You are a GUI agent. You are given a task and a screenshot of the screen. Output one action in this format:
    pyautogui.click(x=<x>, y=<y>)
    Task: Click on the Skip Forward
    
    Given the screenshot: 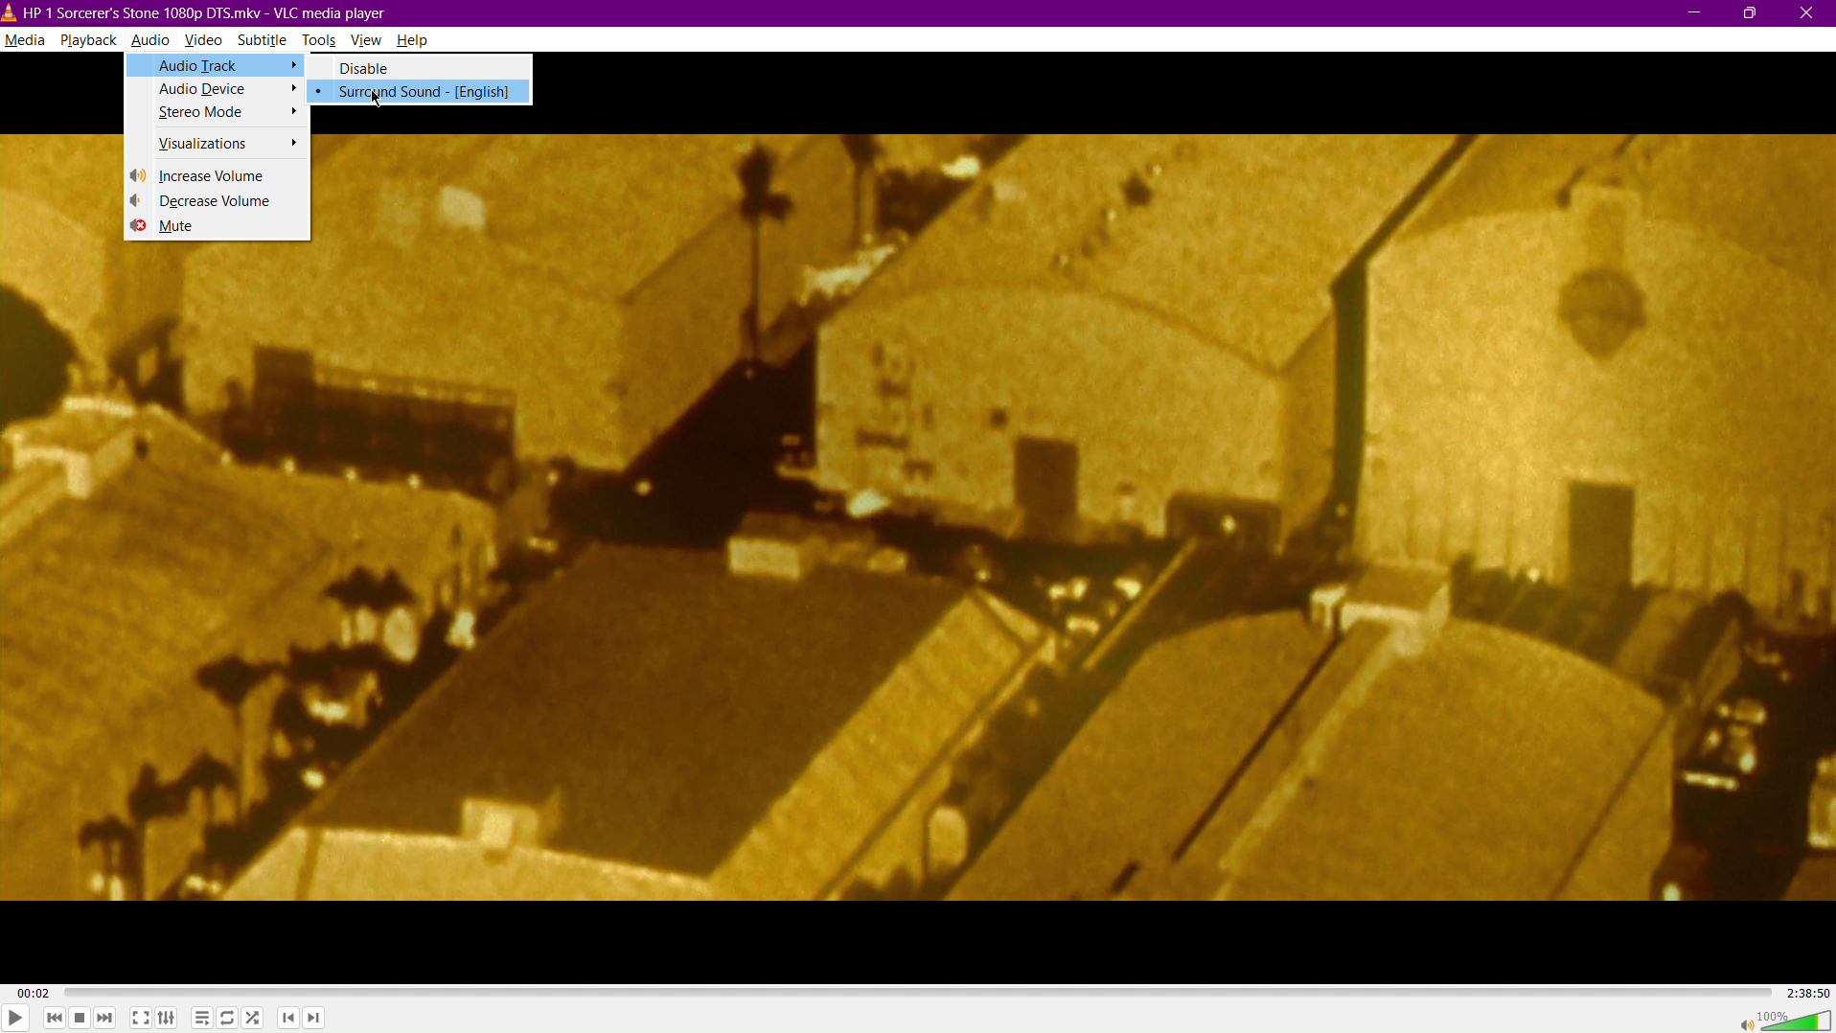 What is the action you would take?
    pyautogui.click(x=106, y=1019)
    